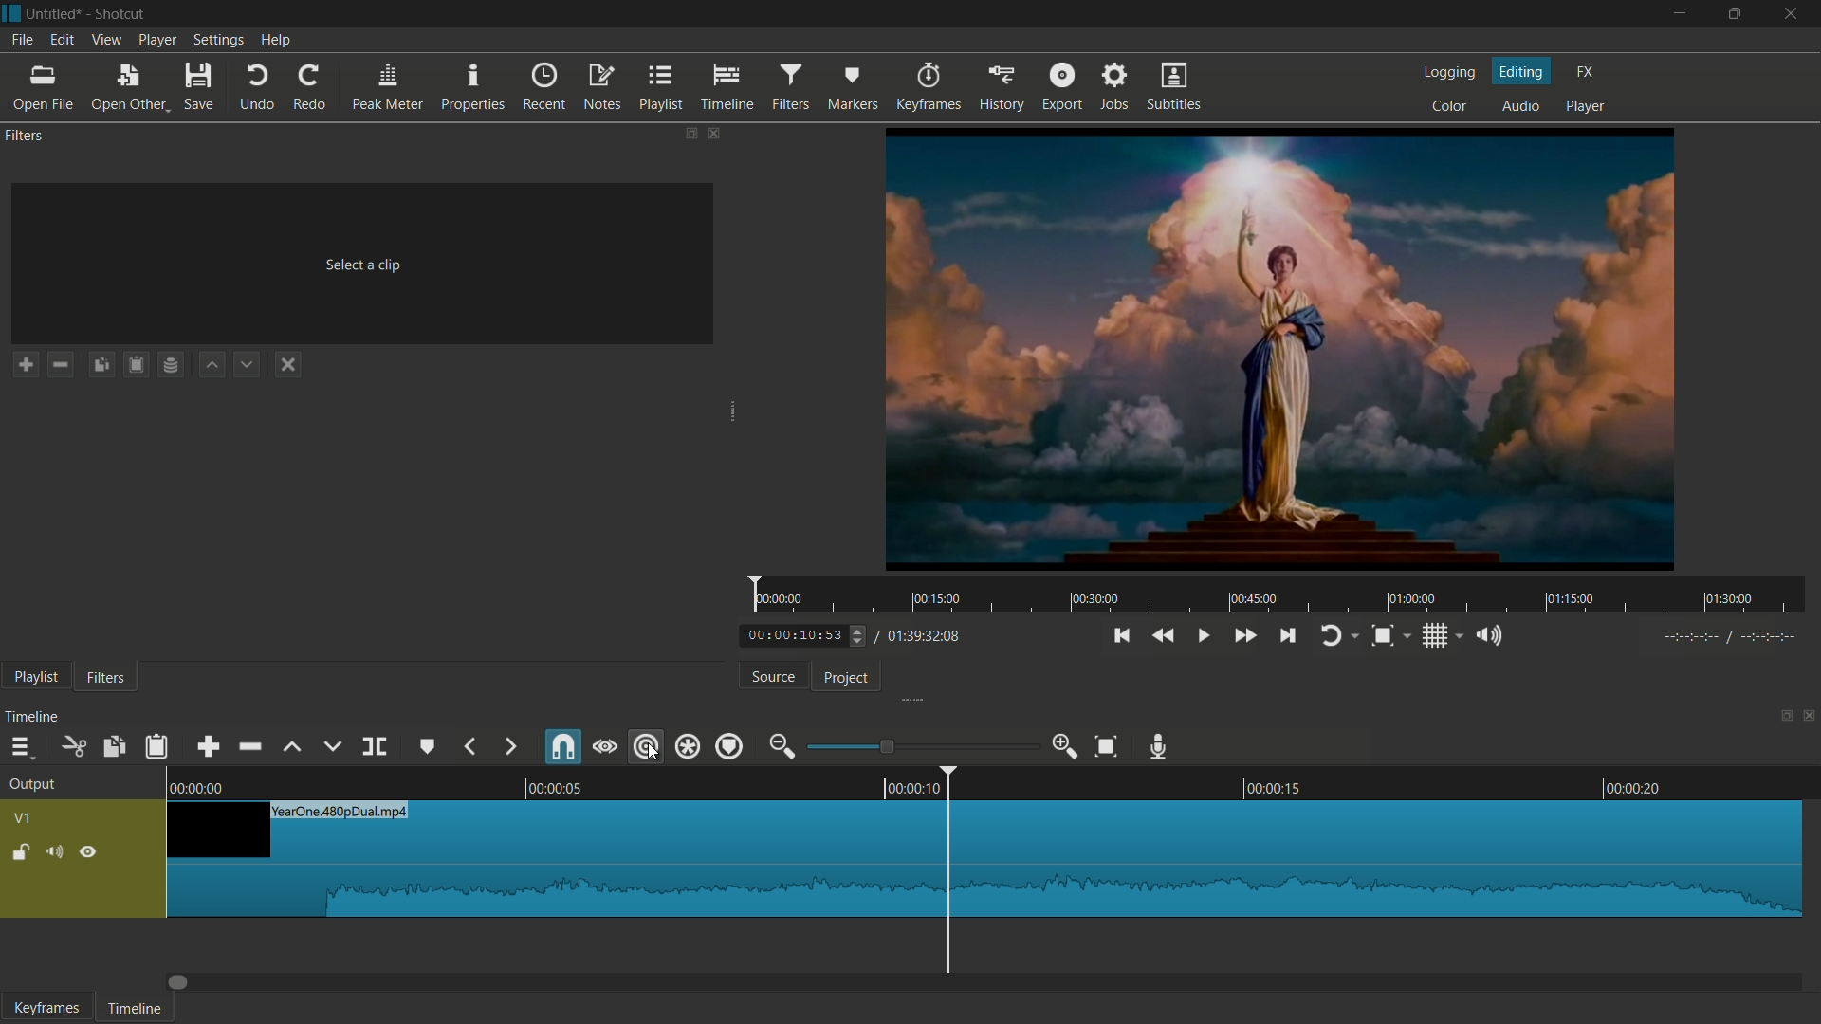 The height and width of the screenshot is (1024, 1821). Describe the element at coordinates (661, 87) in the screenshot. I see `playlist` at that location.